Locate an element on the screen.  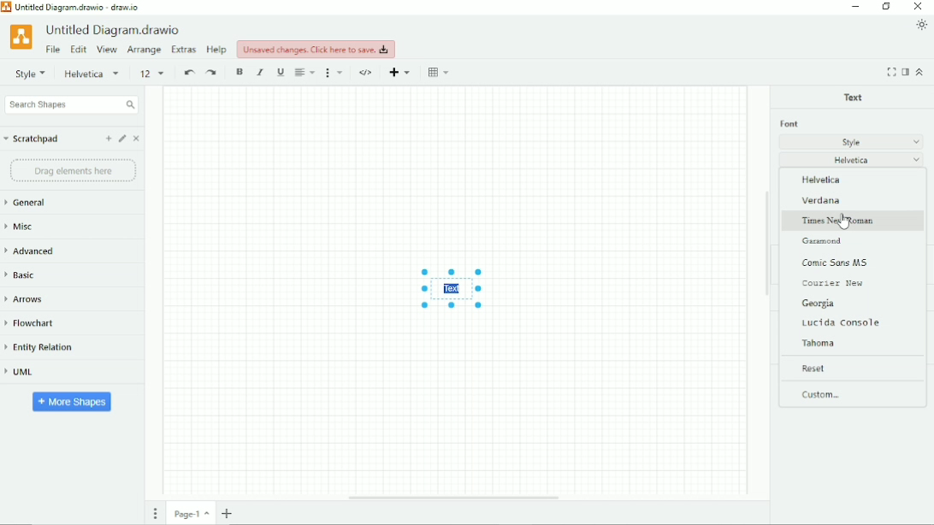
Font size is located at coordinates (153, 74).